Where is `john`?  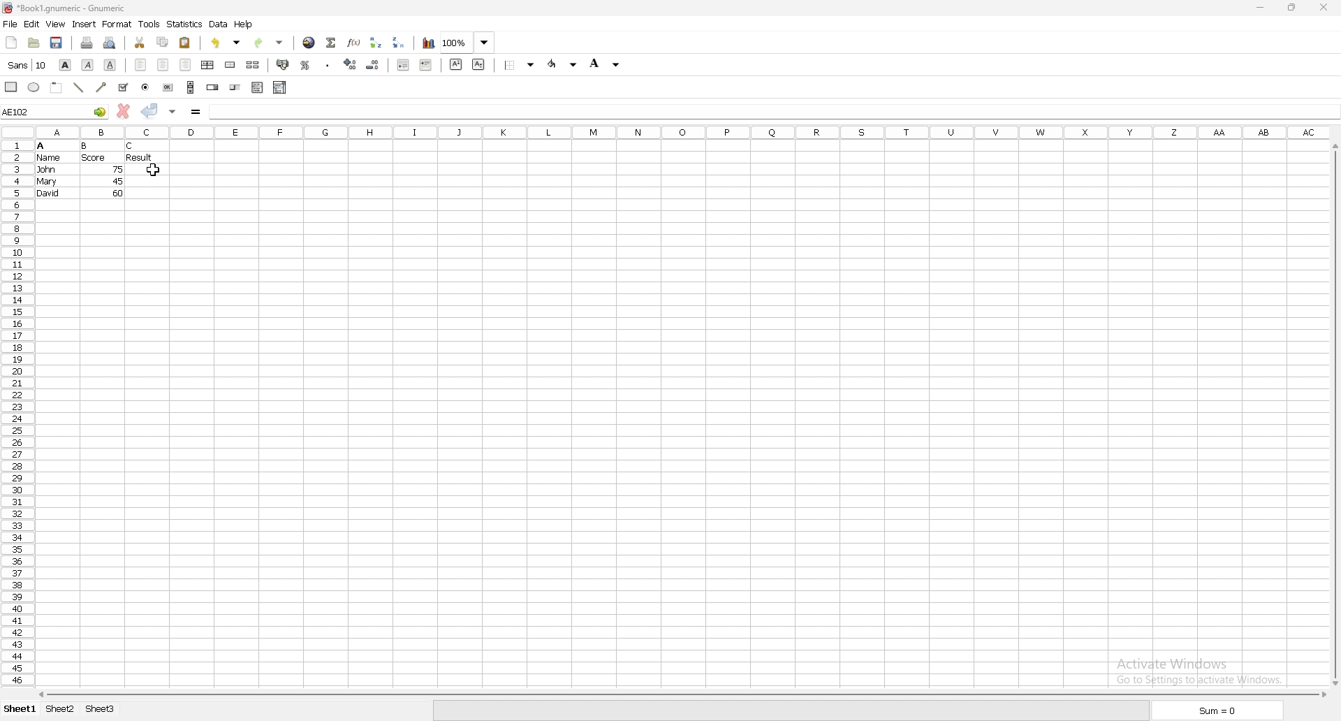
john is located at coordinates (46, 169).